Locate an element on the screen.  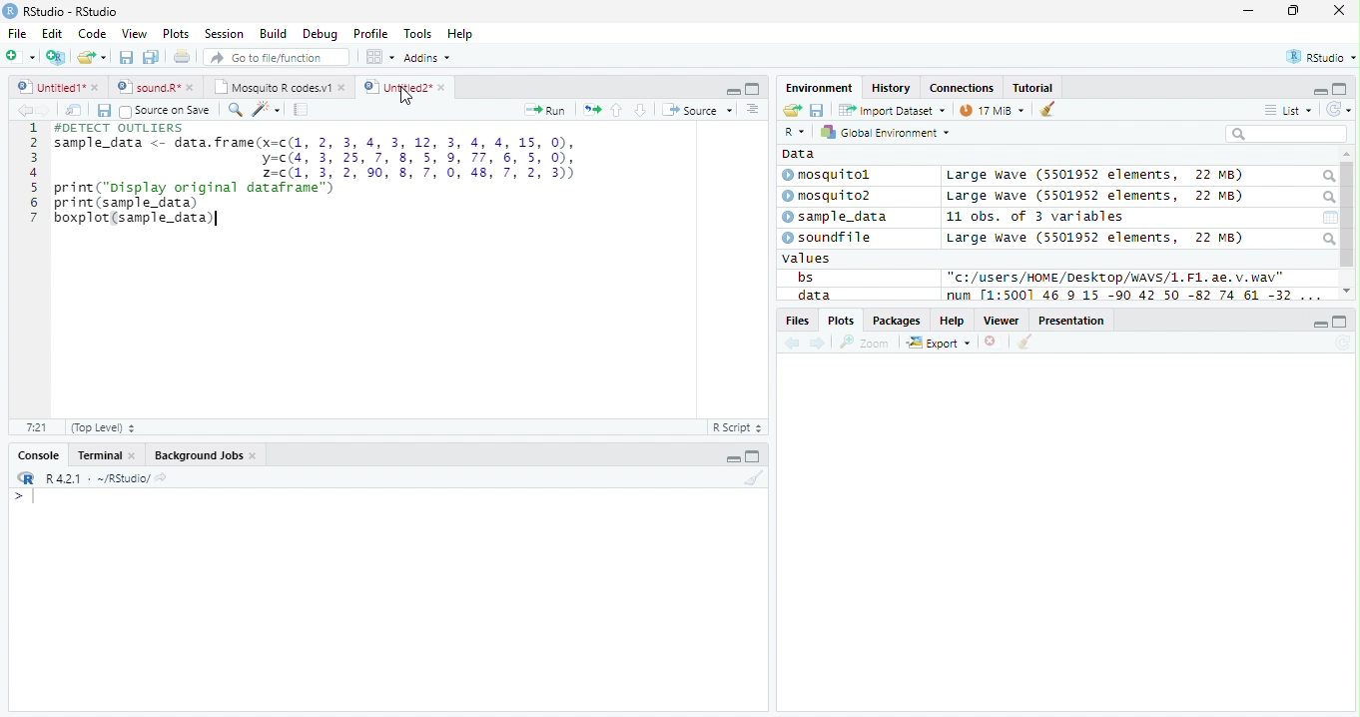
Large wave (5501952 elements, 22 MB) is located at coordinates (1094, 238).